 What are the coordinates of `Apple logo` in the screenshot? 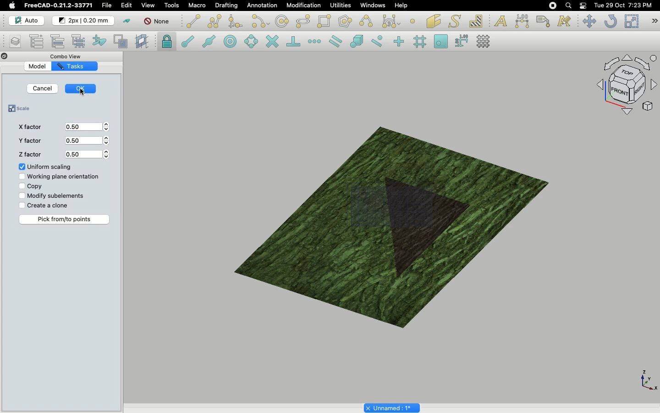 It's located at (12, 5).